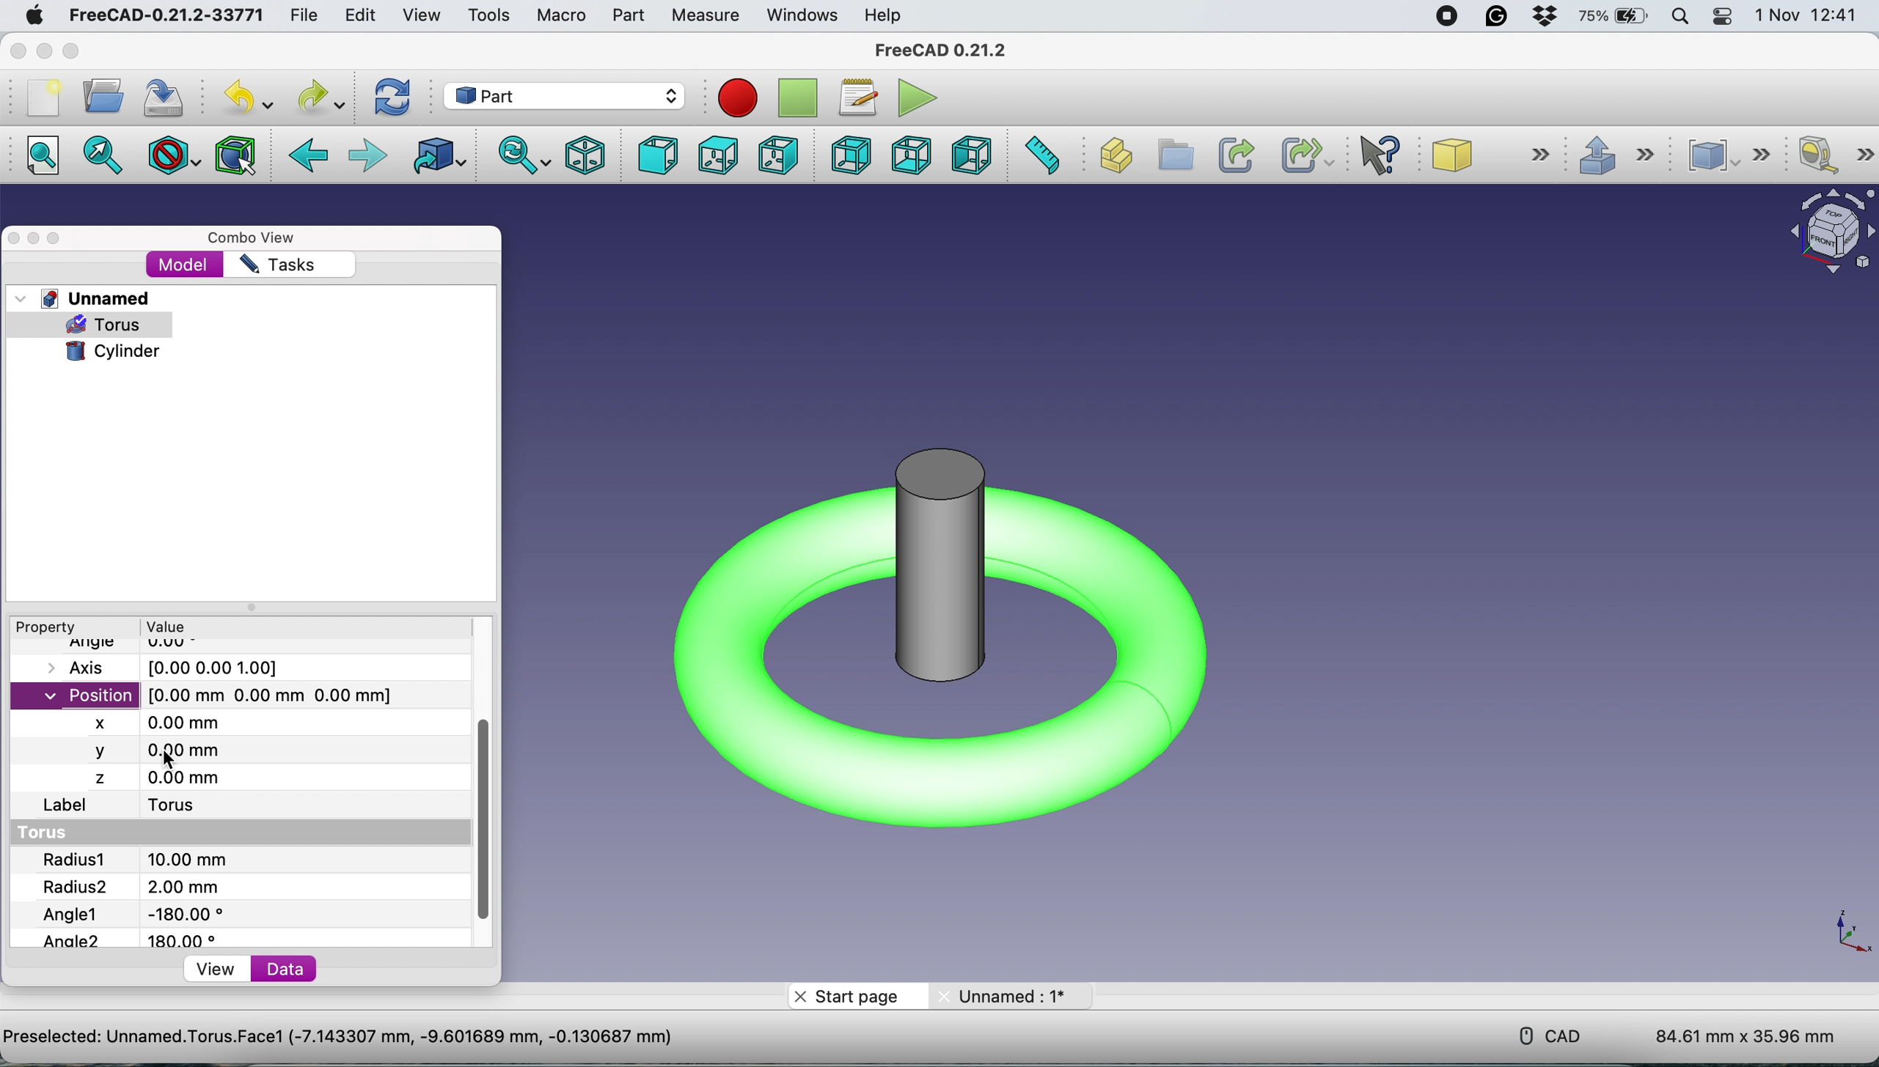 The width and height of the screenshot is (1879, 1067). What do you see at coordinates (851, 995) in the screenshot?
I see `start page` at bounding box center [851, 995].